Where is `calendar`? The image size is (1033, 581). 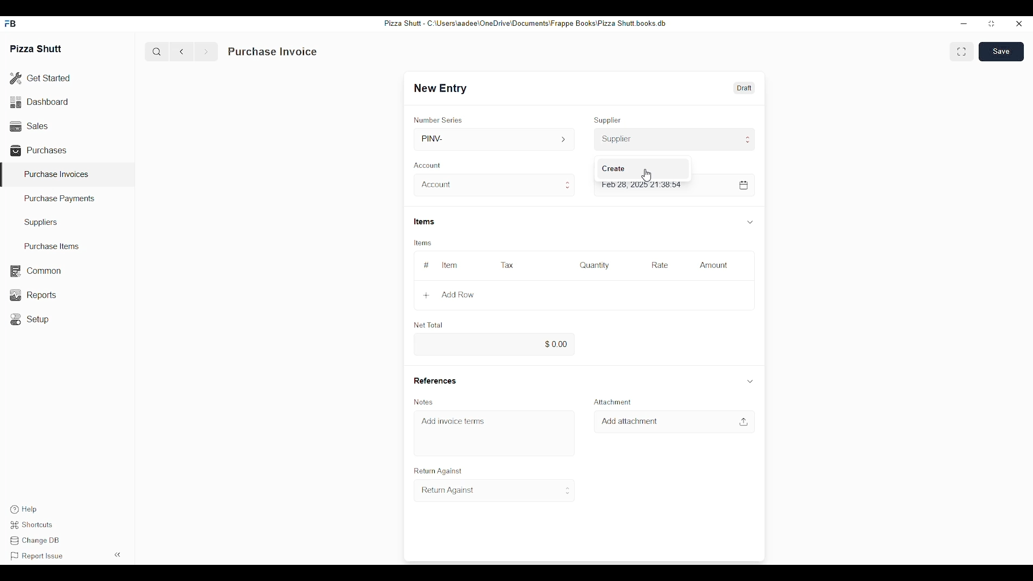
calendar is located at coordinates (742, 185).